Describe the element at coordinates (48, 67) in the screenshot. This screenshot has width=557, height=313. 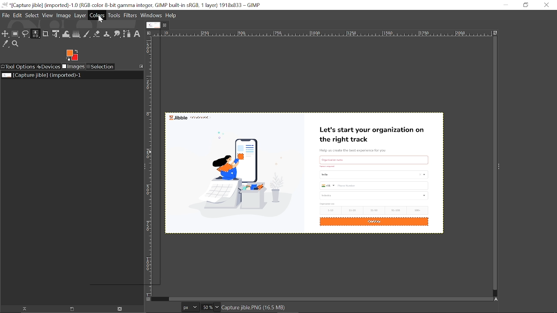
I see `Devices` at that location.